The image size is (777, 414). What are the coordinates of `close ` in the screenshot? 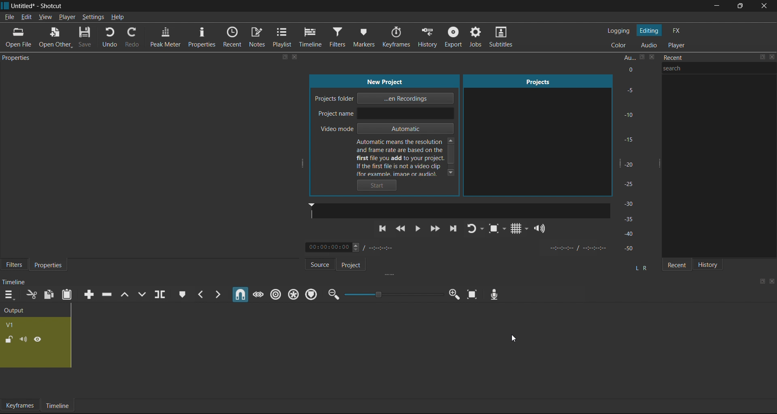 It's located at (295, 57).